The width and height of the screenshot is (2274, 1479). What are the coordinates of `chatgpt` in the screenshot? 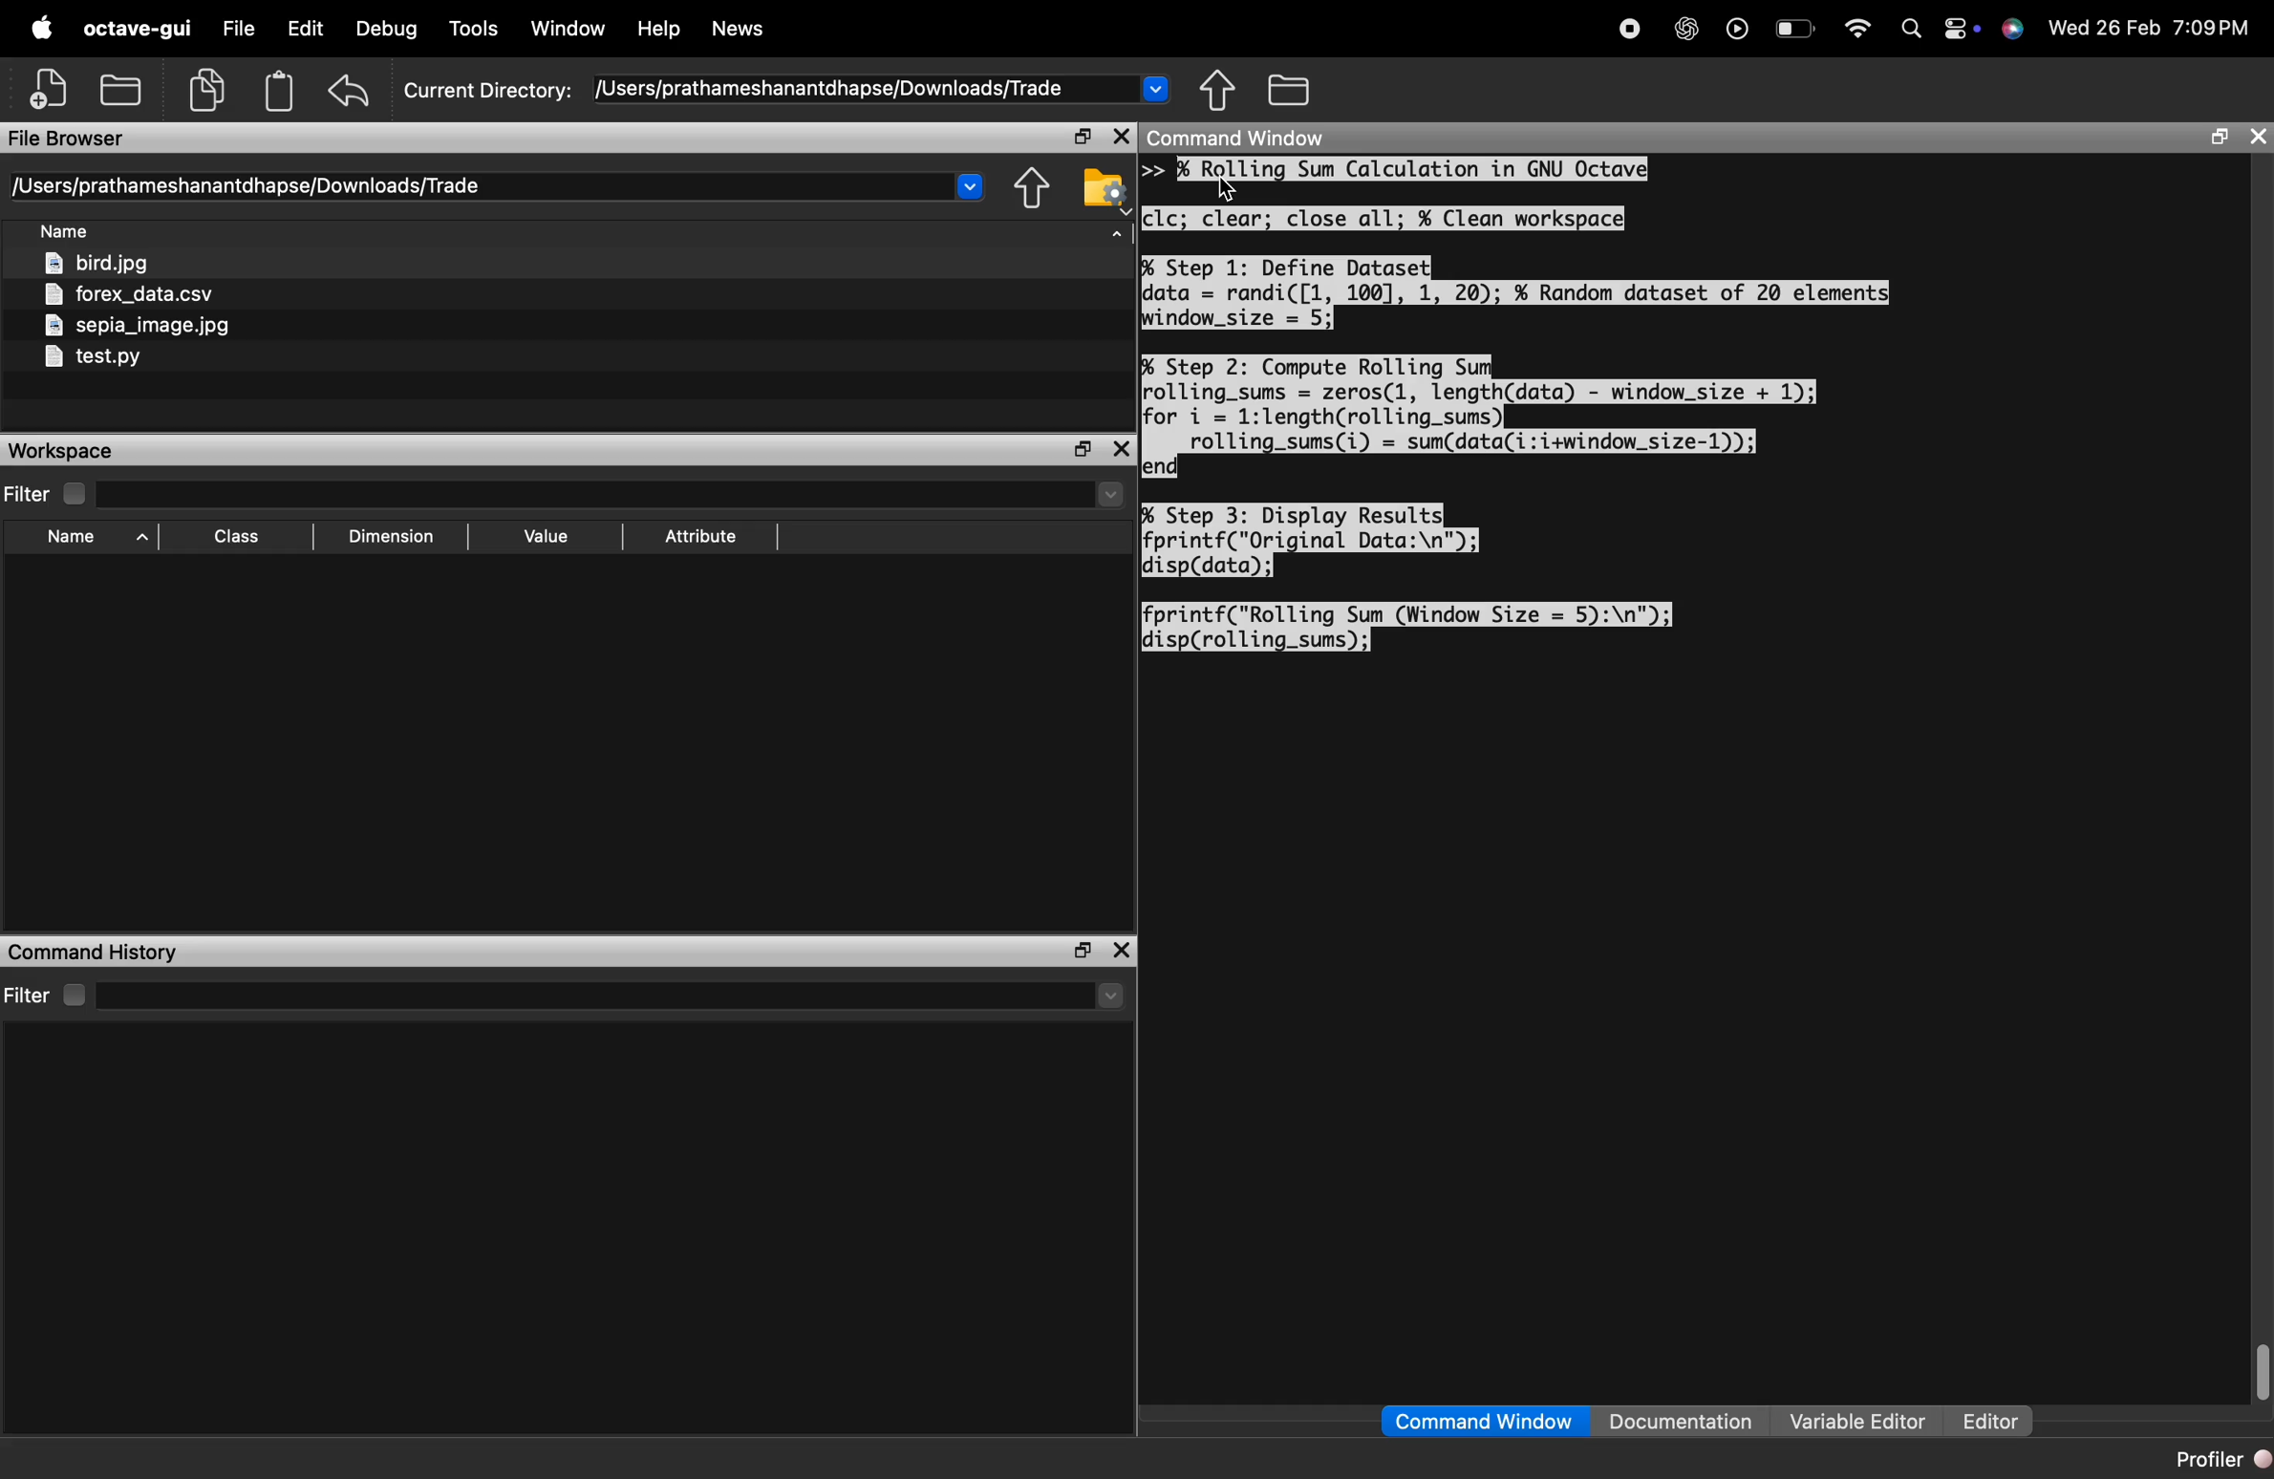 It's located at (1685, 31).